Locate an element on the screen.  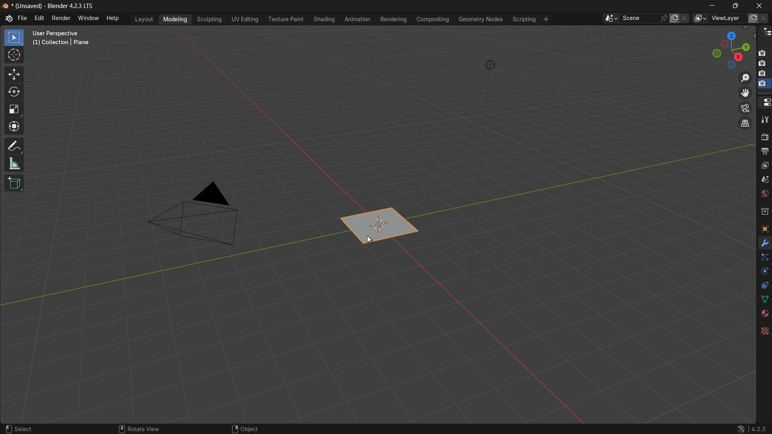
outliner is located at coordinates (766, 33).